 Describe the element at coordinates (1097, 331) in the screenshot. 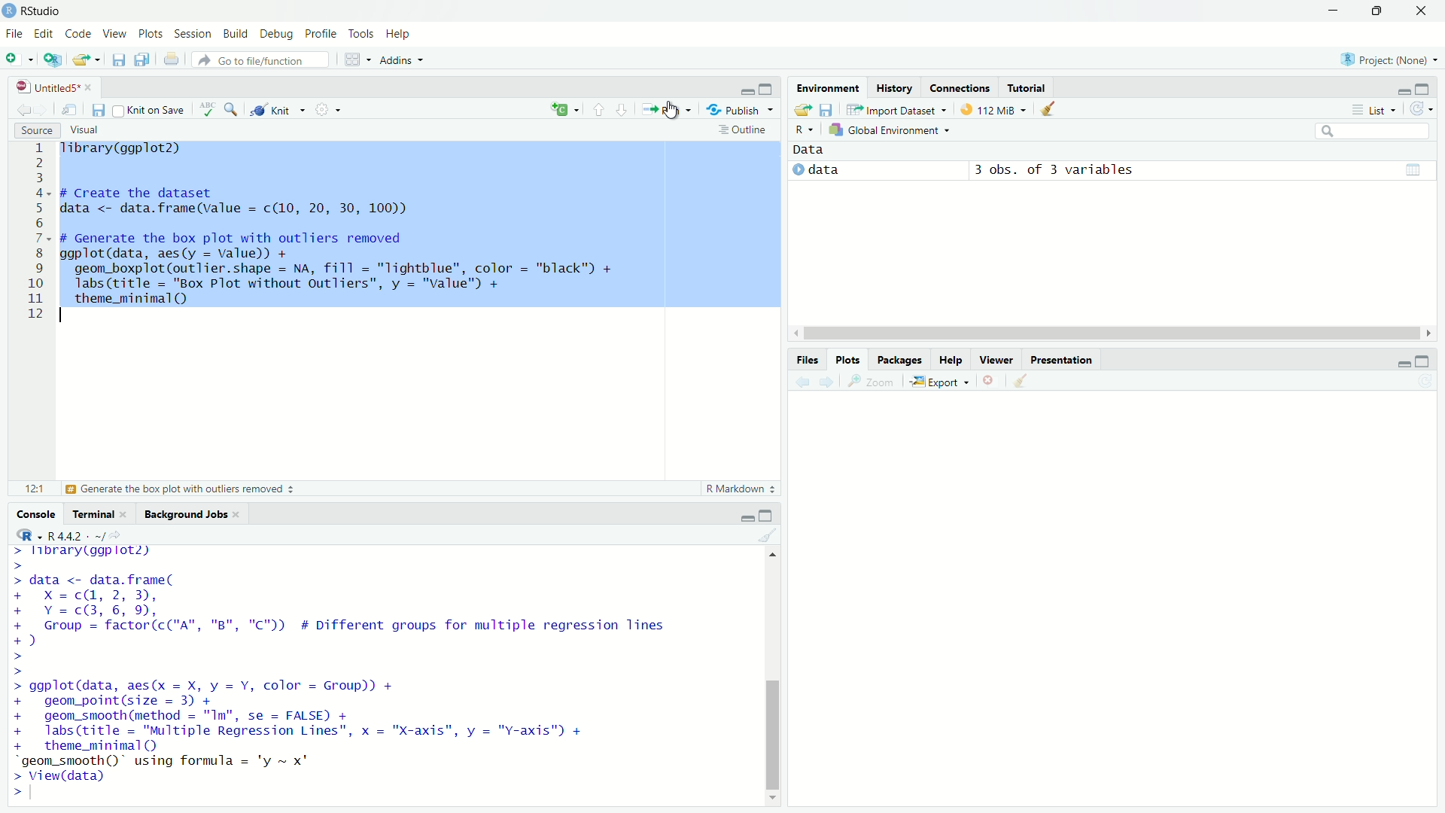

I see `scroll bar` at that location.